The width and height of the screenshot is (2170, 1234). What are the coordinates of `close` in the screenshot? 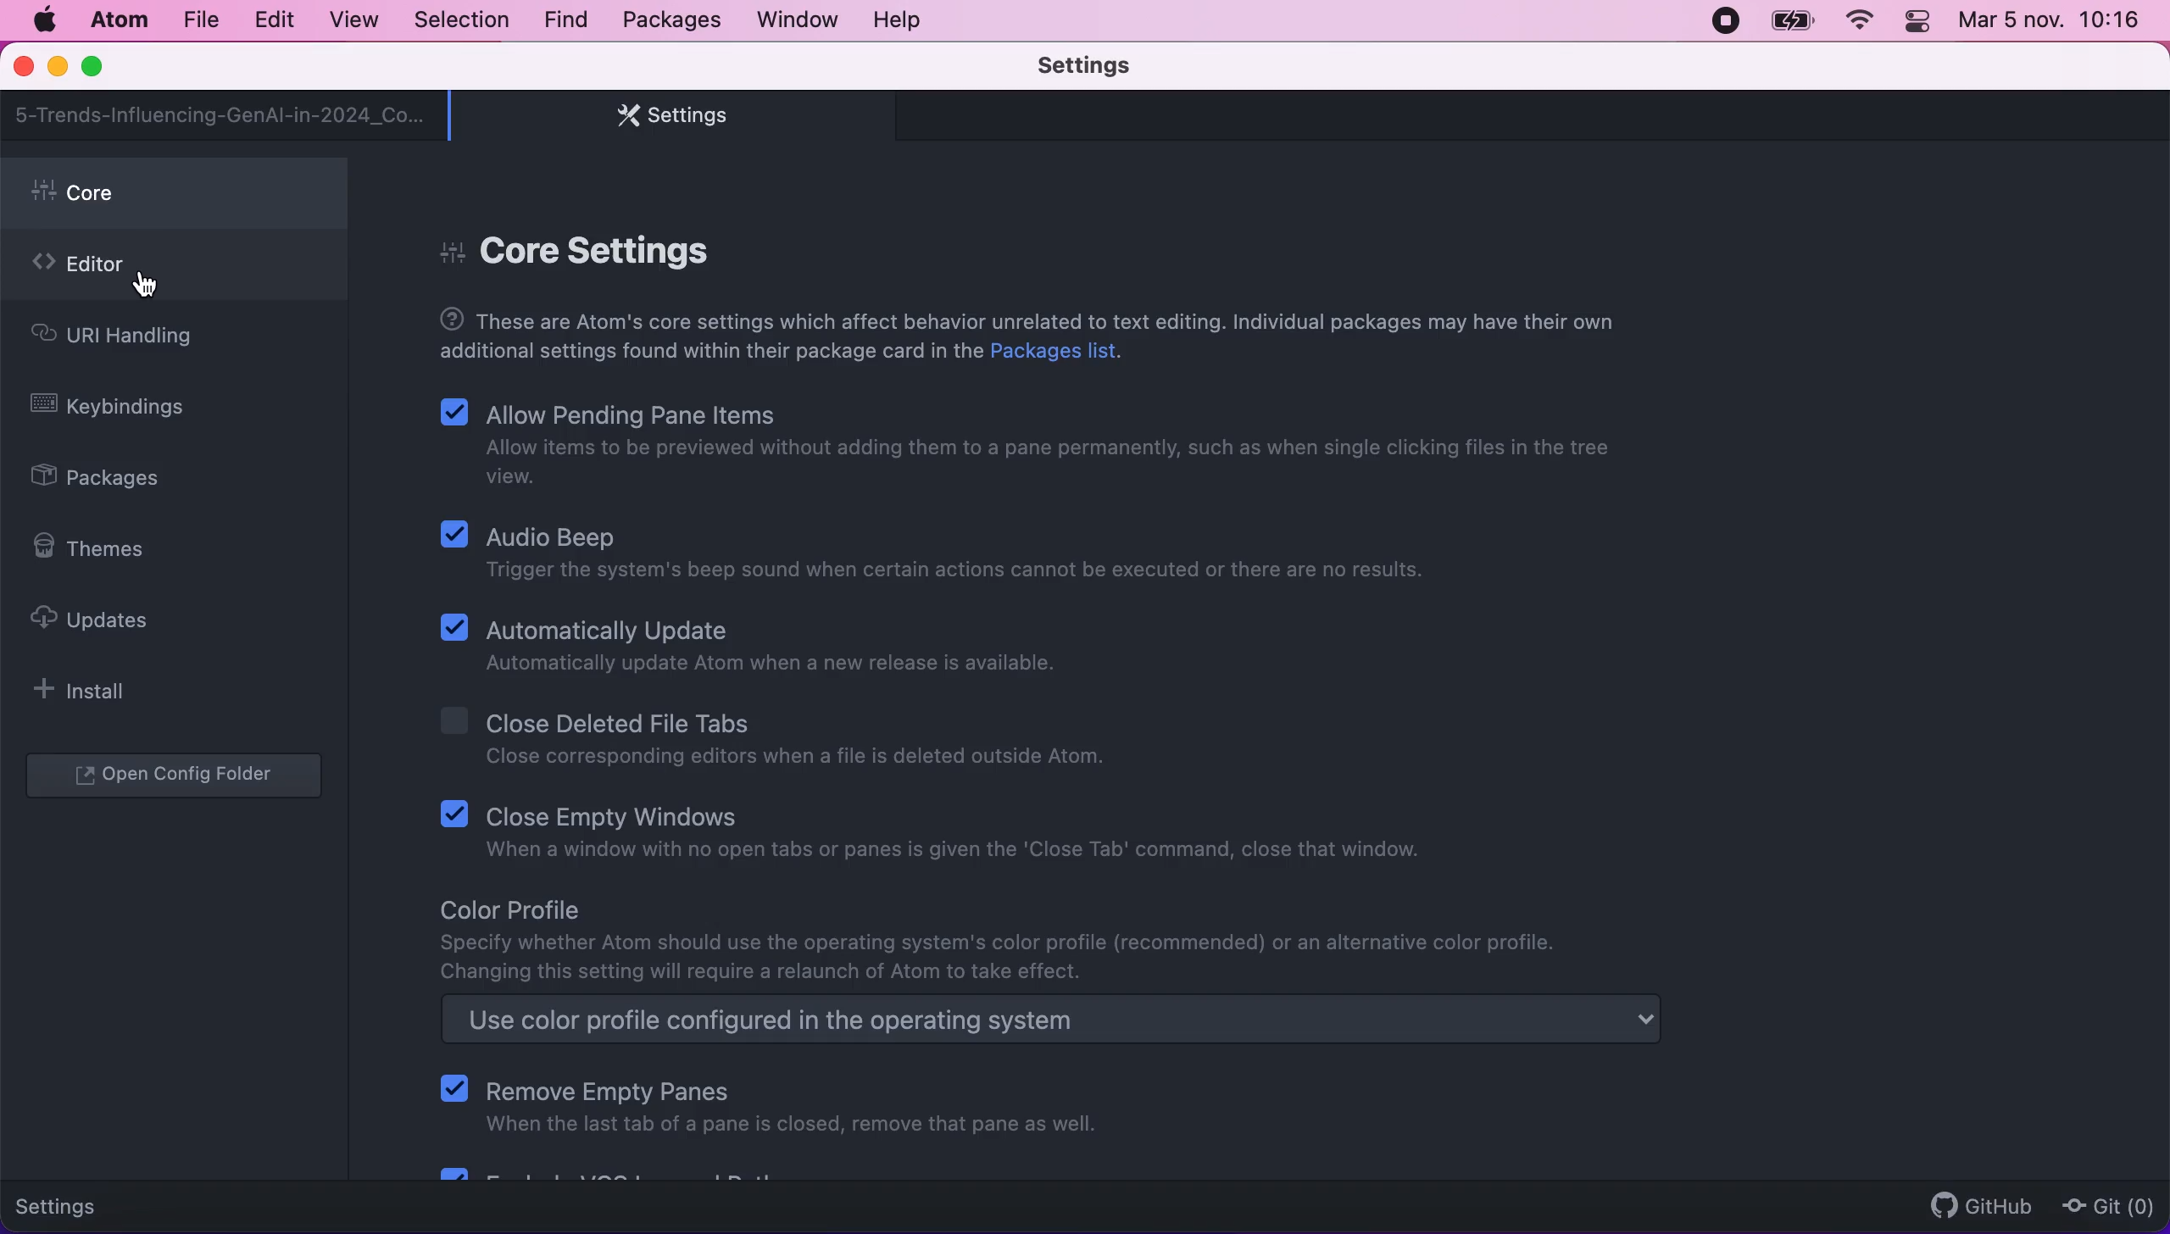 It's located at (25, 68).